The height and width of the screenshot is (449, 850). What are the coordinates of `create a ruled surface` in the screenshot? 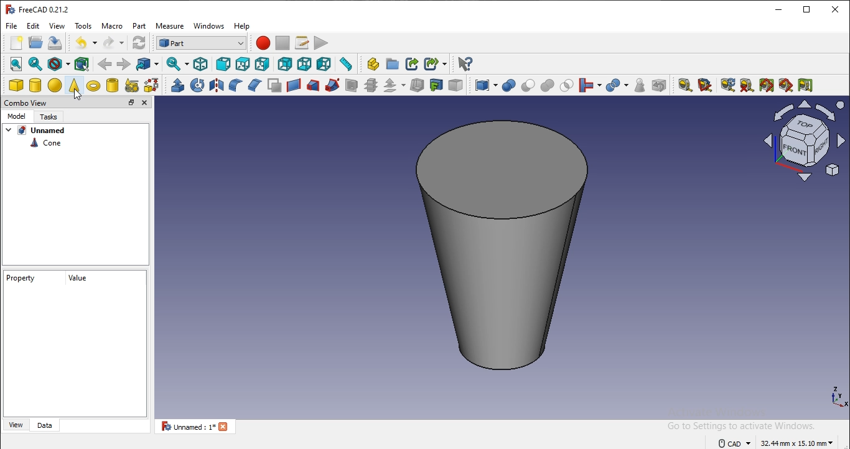 It's located at (292, 85).